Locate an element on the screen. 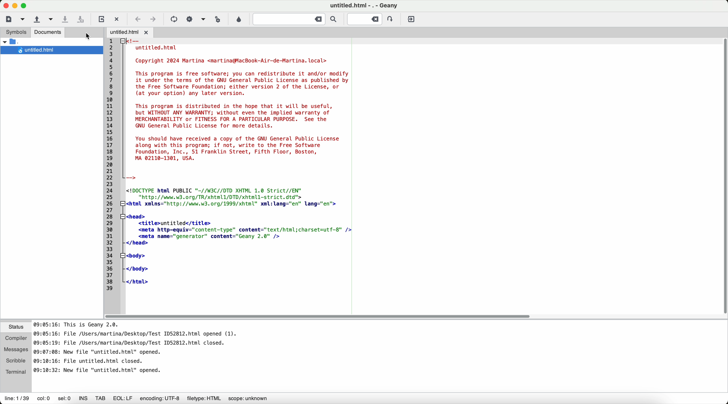 The image size is (728, 404). pointer is located at coordinates (88, 36).